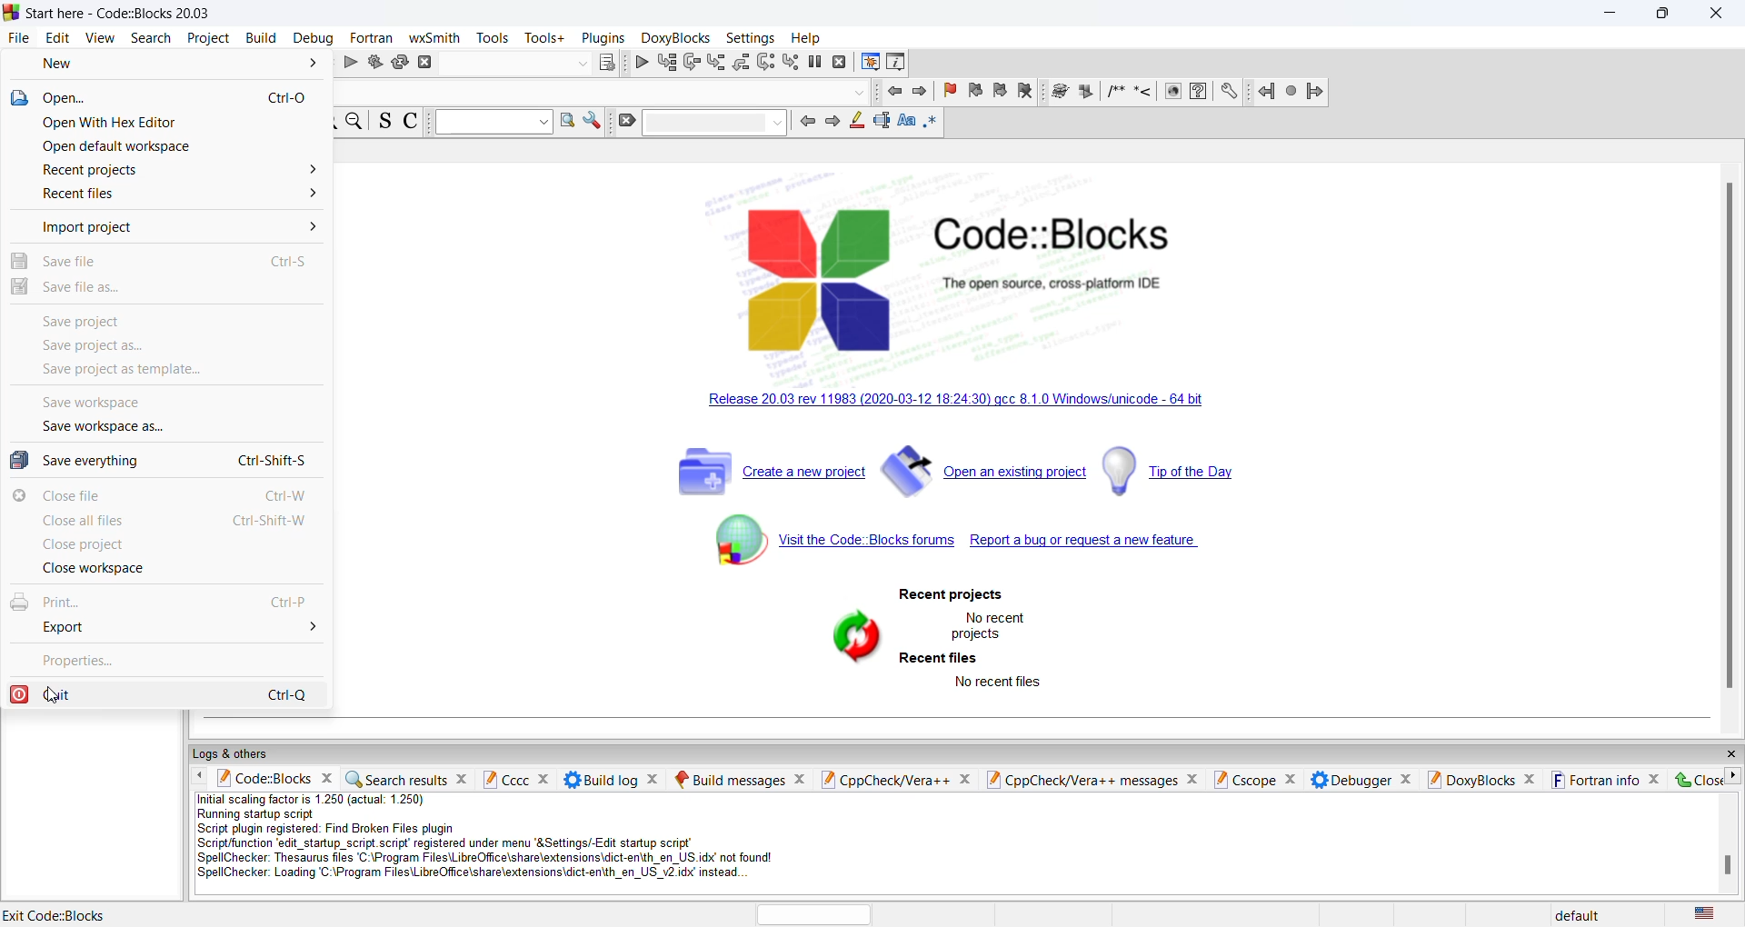 The width and height of the screenshot is (1745, 927). Describe the element at coordinates (64, 699) in the screenshot. I see `cursor` at that location.